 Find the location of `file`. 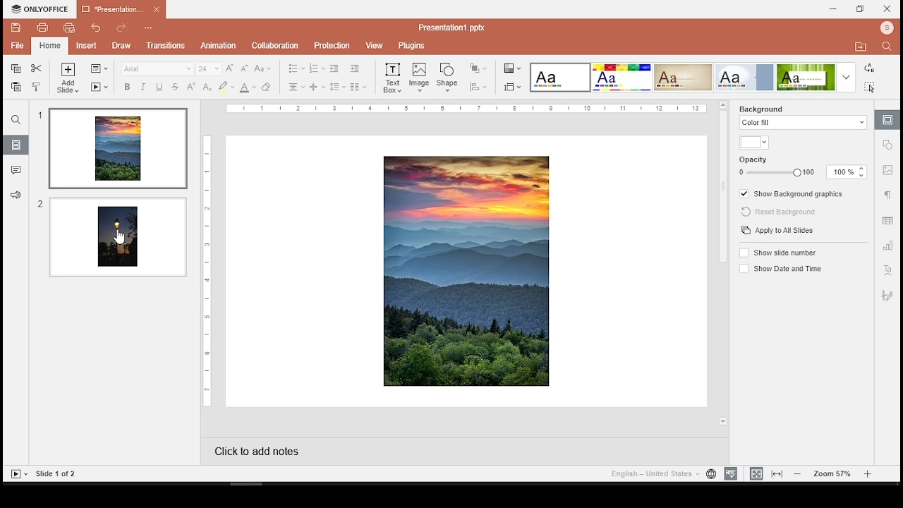

file is located at coordinates (15, 46).